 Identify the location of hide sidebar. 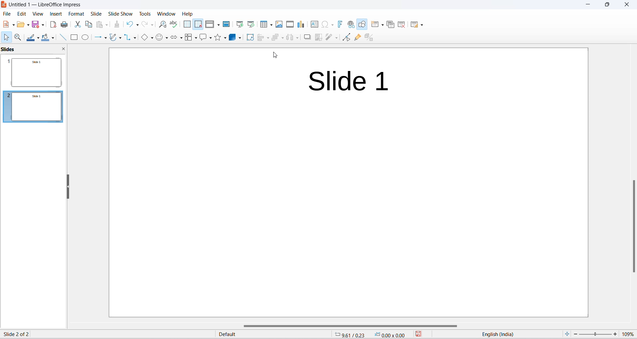
(66, 187).